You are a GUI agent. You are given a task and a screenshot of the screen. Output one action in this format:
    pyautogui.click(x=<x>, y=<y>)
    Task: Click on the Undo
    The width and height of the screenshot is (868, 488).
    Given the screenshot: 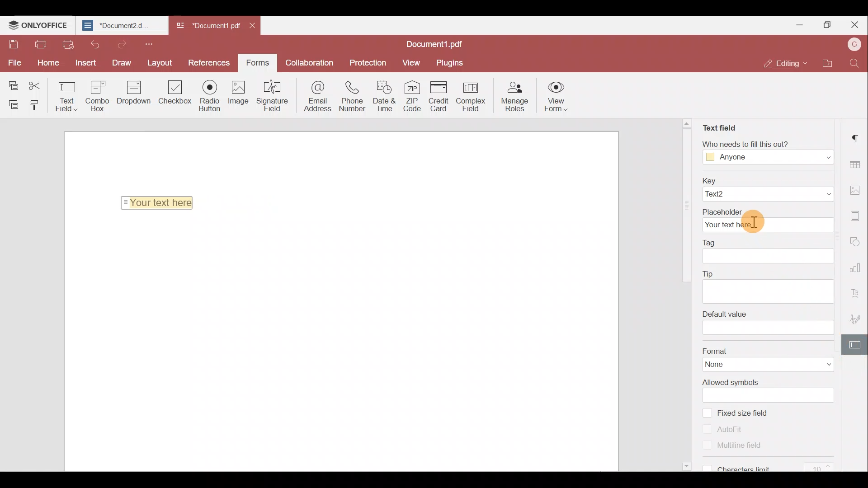 What is the action you would take?
    pyautogui.click(x=94, y=44)
    